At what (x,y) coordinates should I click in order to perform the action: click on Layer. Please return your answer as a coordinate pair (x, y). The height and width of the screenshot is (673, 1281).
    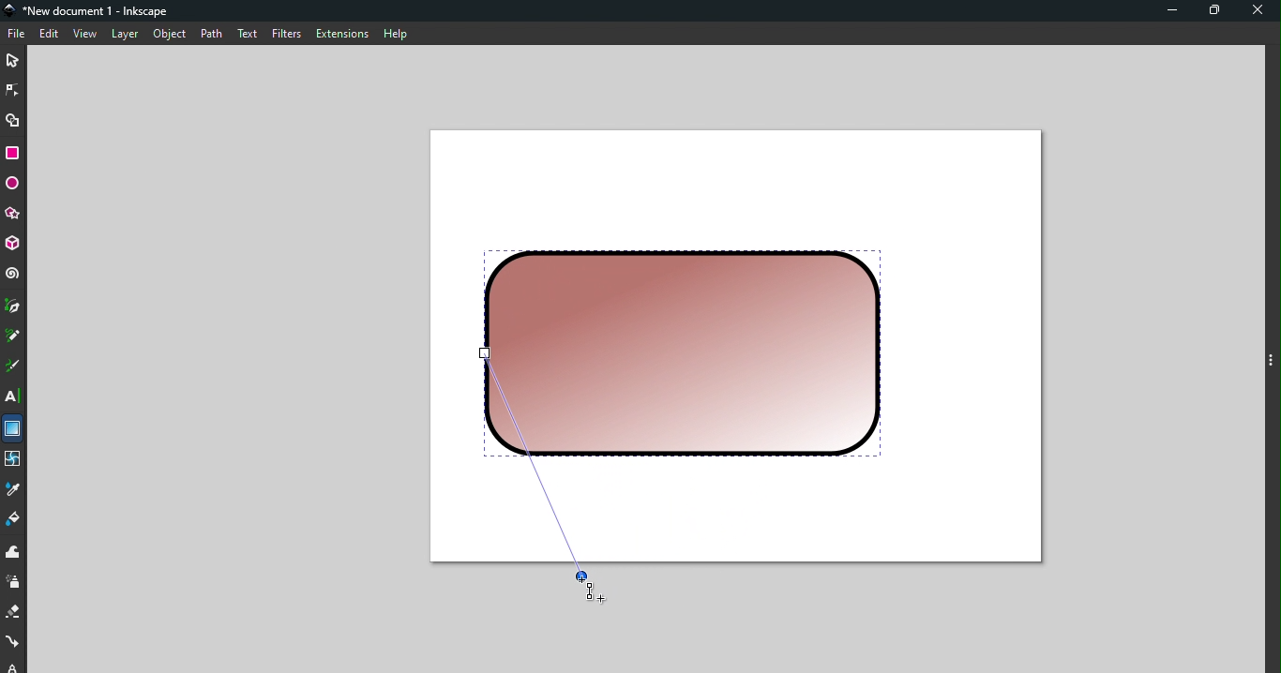
    Looking at the image, I should click on (125, 35).